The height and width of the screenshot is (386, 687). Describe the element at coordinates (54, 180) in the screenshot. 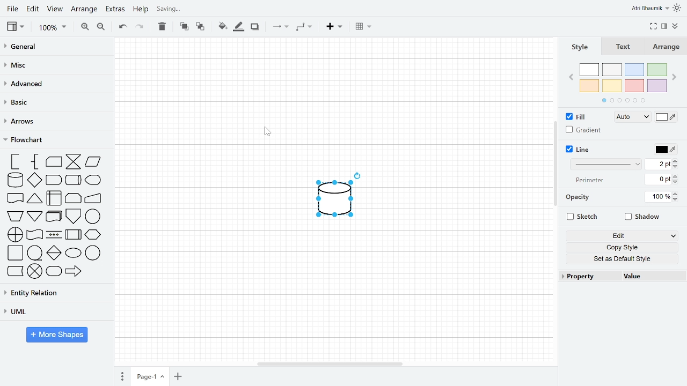

I see `delay` at that location.